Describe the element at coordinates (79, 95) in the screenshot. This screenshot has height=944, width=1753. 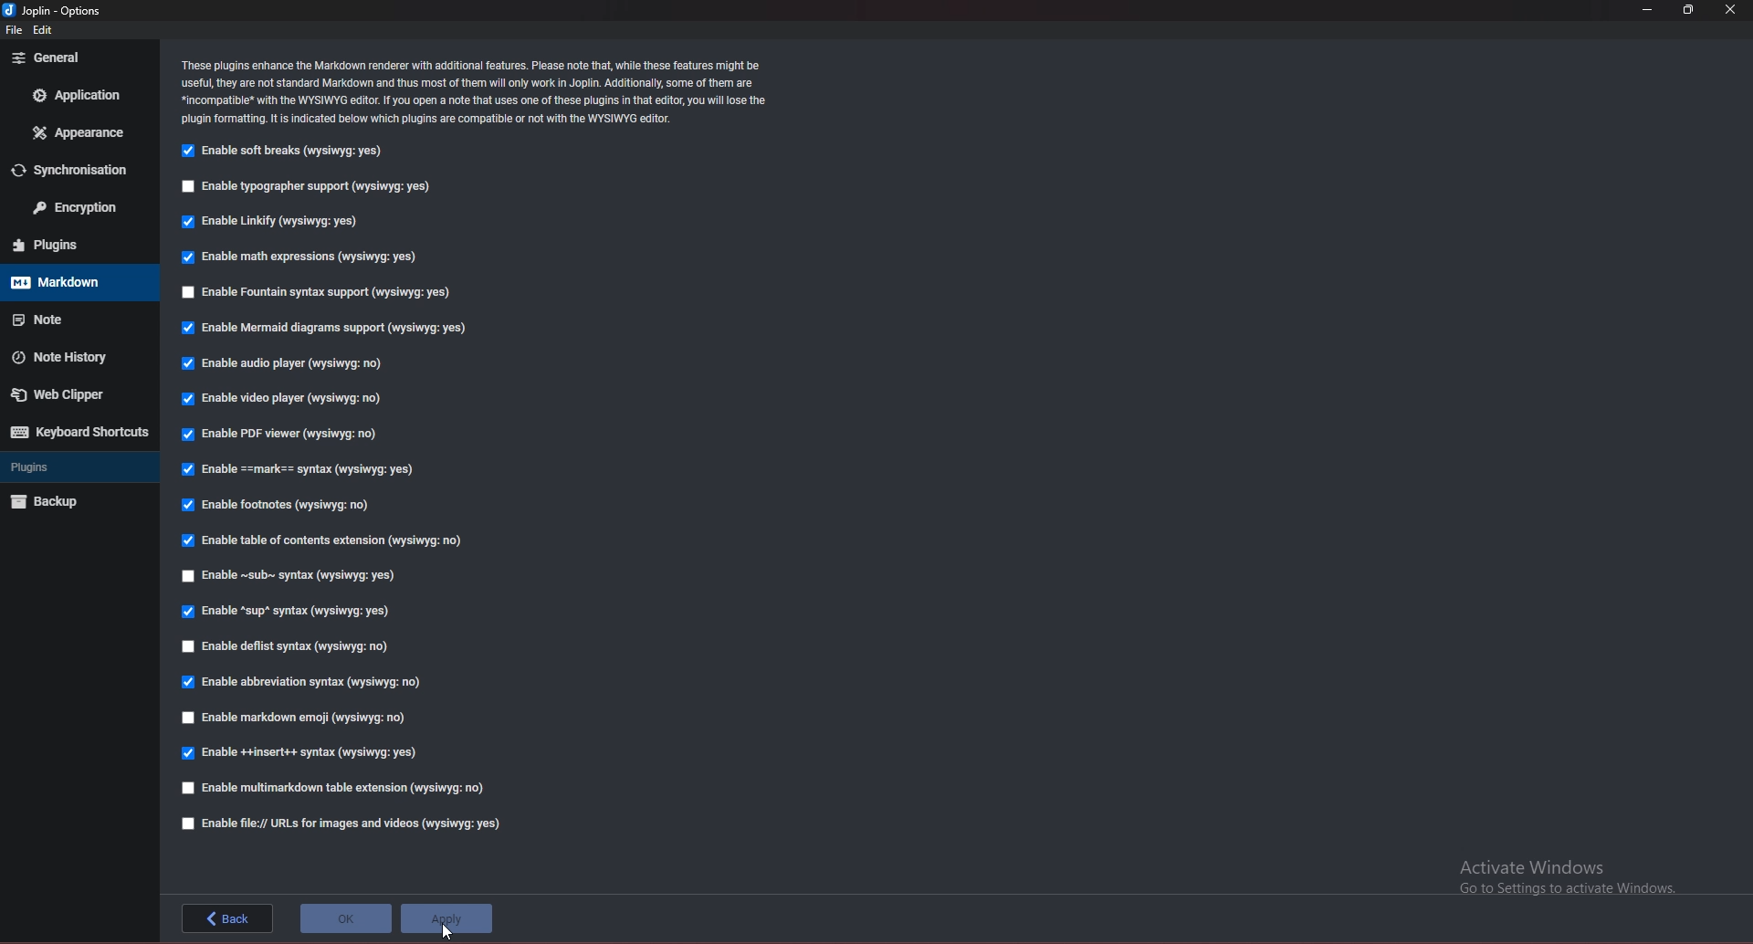
I see `application` at that location.